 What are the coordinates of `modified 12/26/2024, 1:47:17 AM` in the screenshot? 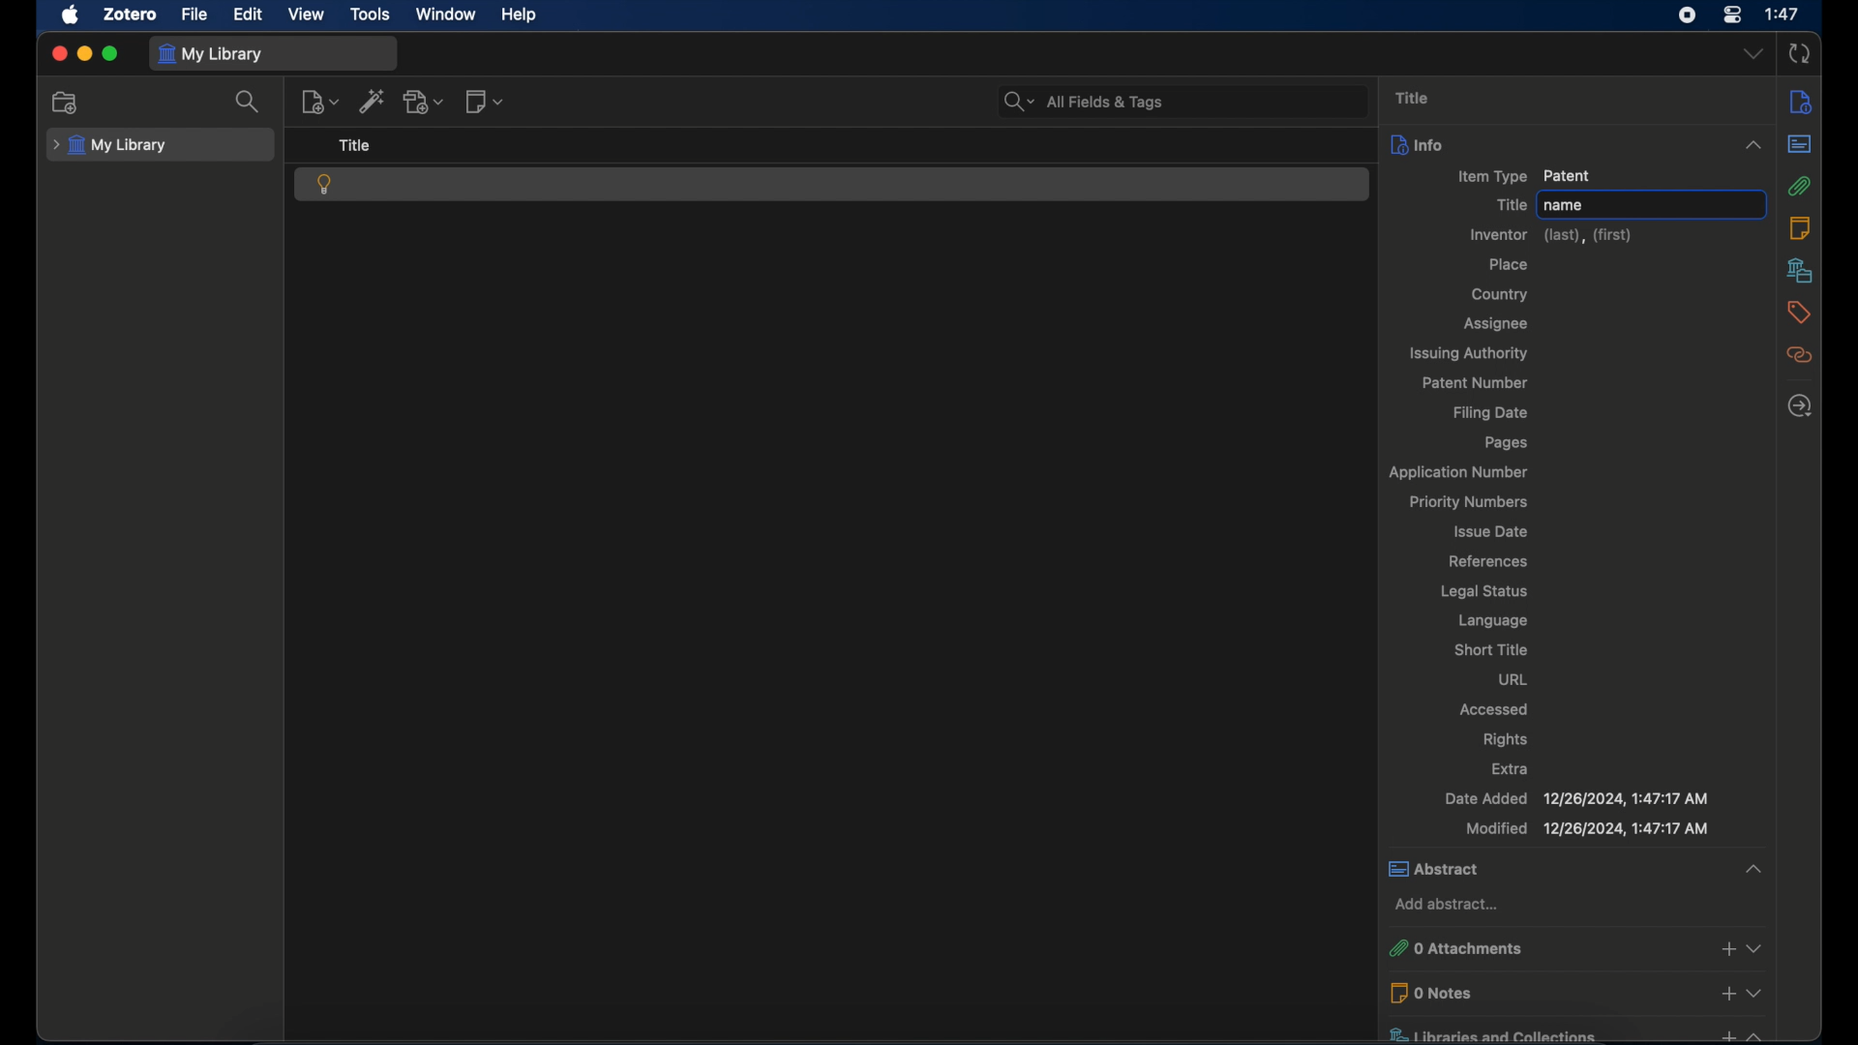 It's located at (1586, 828).